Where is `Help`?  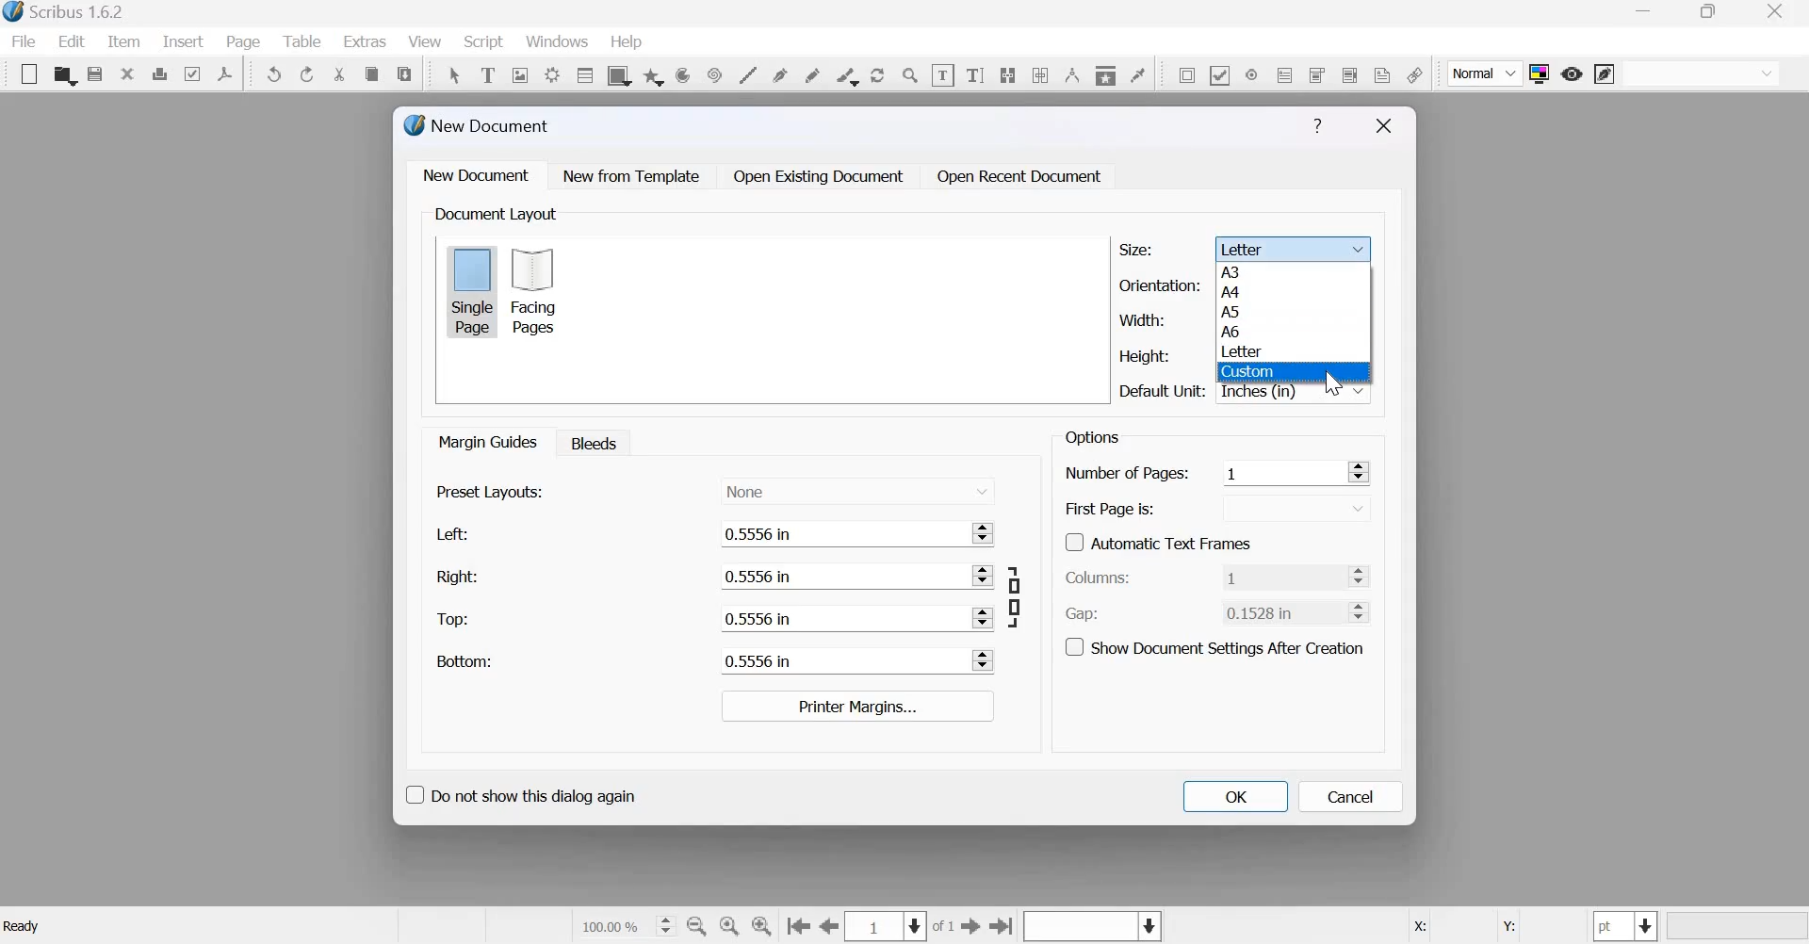
Help is located at coordinates (1317, 126).